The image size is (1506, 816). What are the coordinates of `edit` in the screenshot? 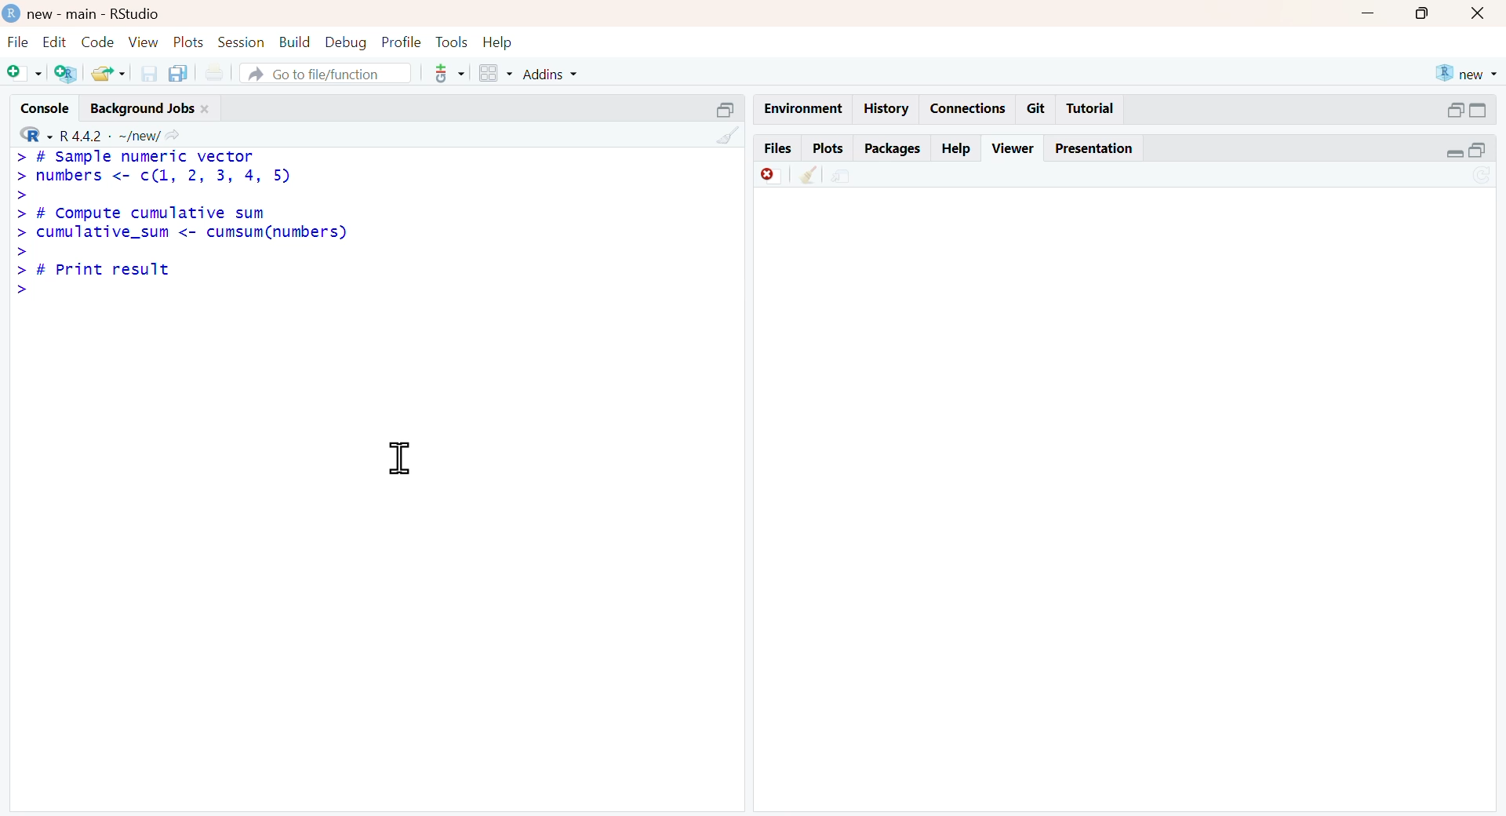 It's located at (54, 41).